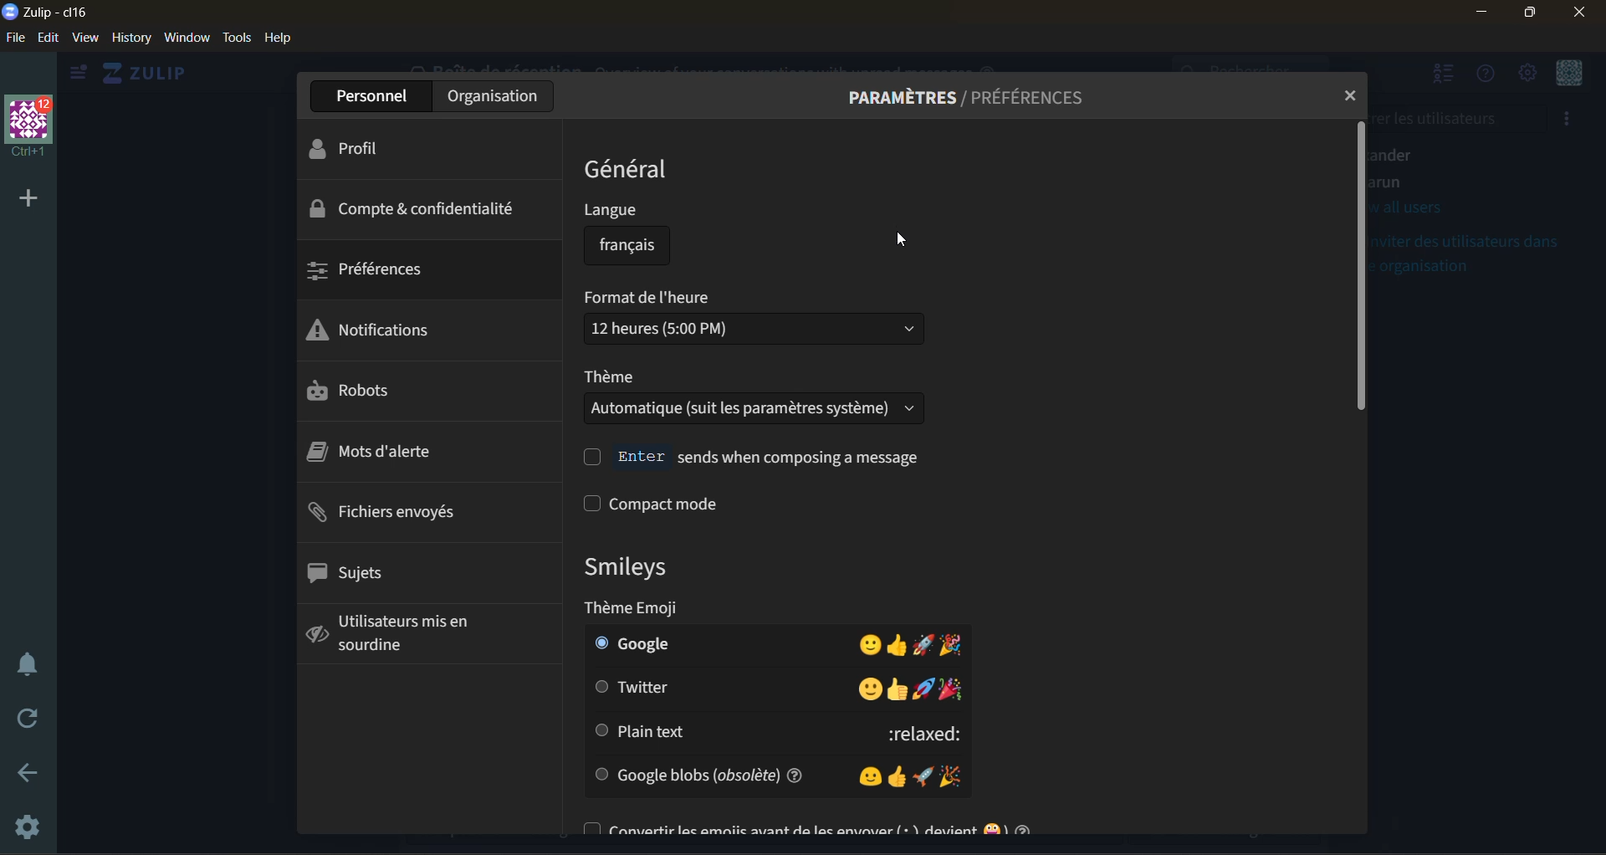 The image size is (1606, 855). What do you see at coordinates (29, 824) in the screenshot?
I see `settings` at bounding box center [29, 824].